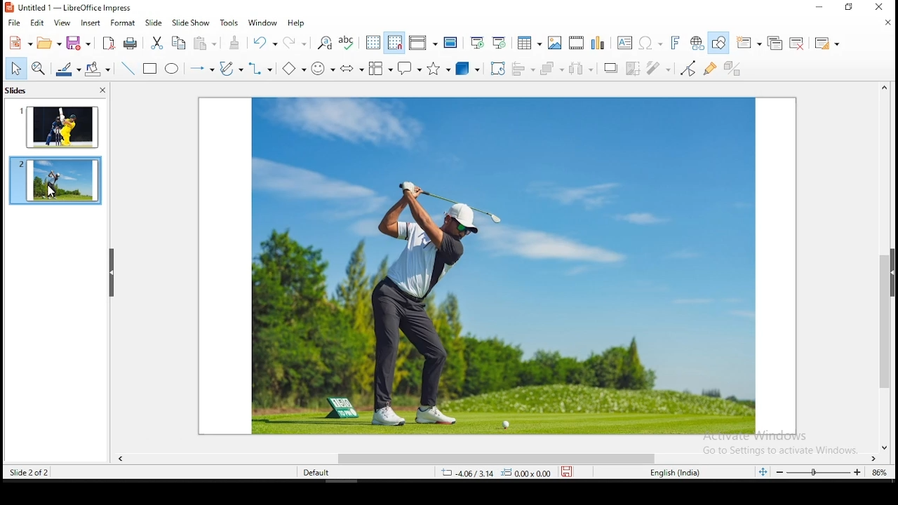 The height and width of the screenshot is (505, 898). What do you see at coordinates (826, 46) in the screenshot?
I see `slide layout` at bounding box center [826, 46].